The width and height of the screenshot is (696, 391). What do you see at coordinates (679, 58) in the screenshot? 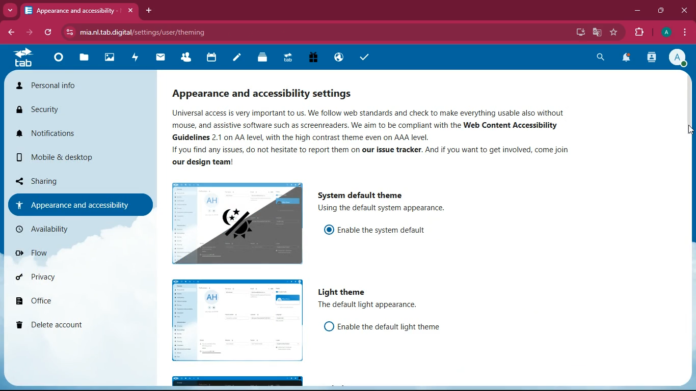
I see `profile` at bounding box center [679, 58].